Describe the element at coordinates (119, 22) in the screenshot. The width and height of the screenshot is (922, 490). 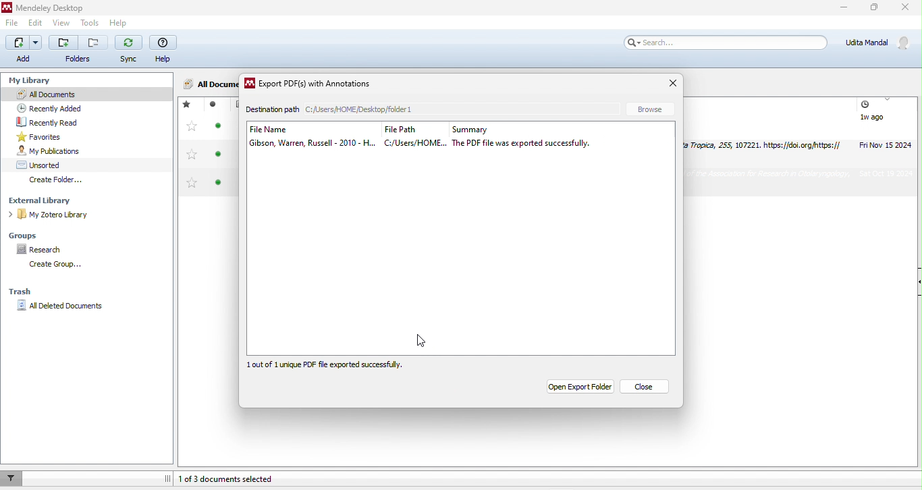
I see `help` at that location.